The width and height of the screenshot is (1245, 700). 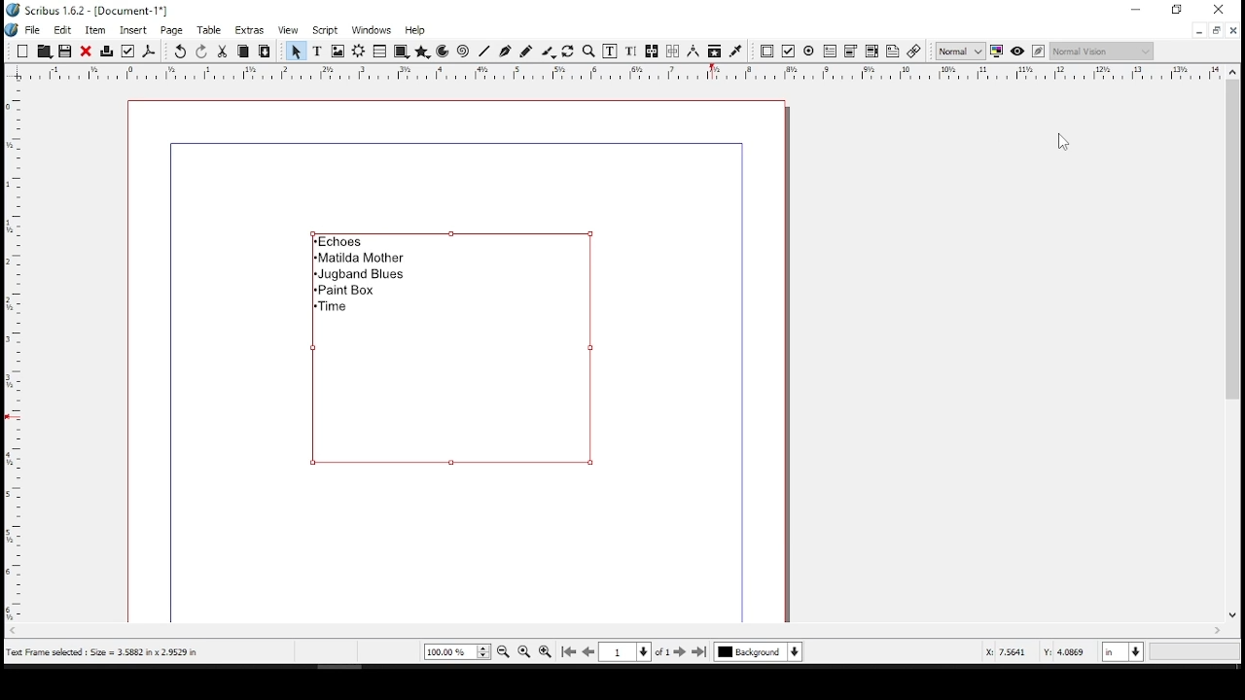 What do you see at coordinates (503, 651) in the screenshot?
I see `zoom out` at bounding box center [503, 651].